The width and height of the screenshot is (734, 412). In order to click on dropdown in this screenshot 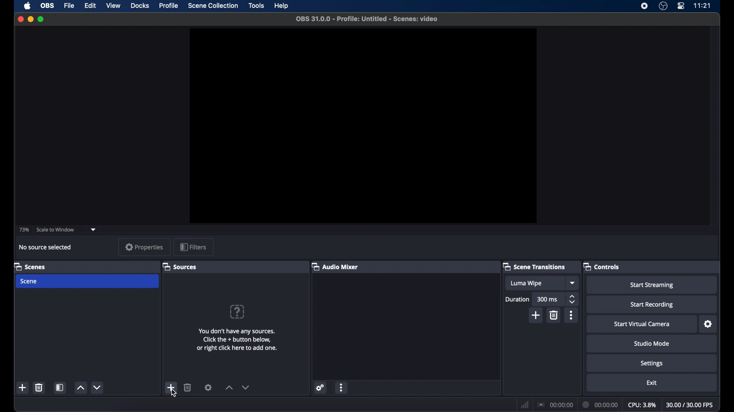, I will do `click(246, 387)`.